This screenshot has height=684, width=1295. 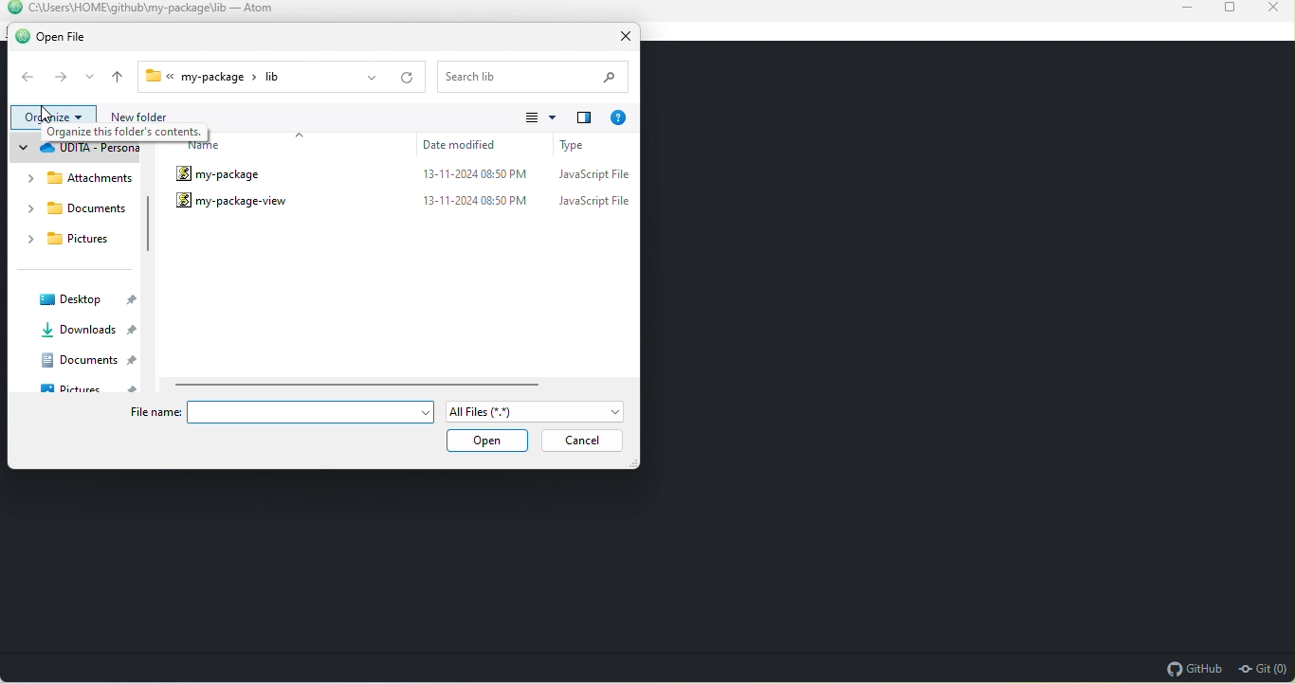 I want to click on dropdown, so click(x=430, y=412).